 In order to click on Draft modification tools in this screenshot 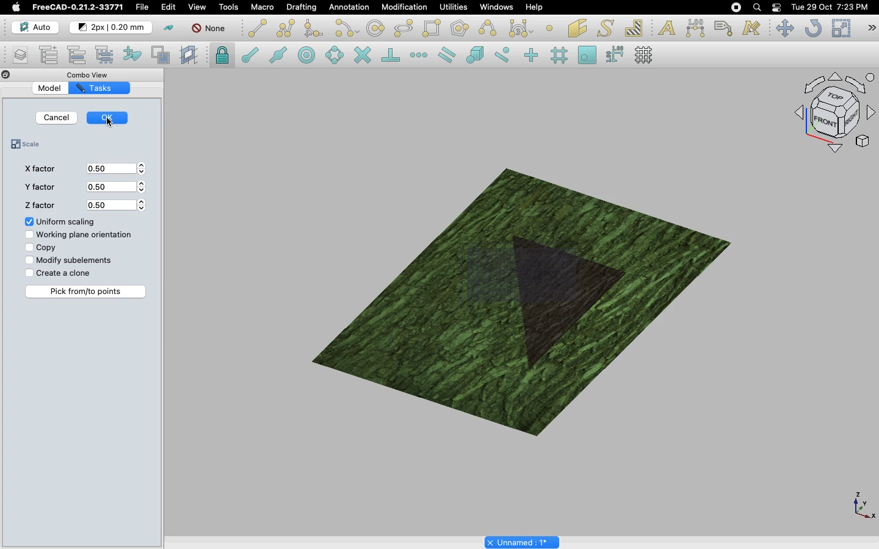, I will do `click(872, 28)`.